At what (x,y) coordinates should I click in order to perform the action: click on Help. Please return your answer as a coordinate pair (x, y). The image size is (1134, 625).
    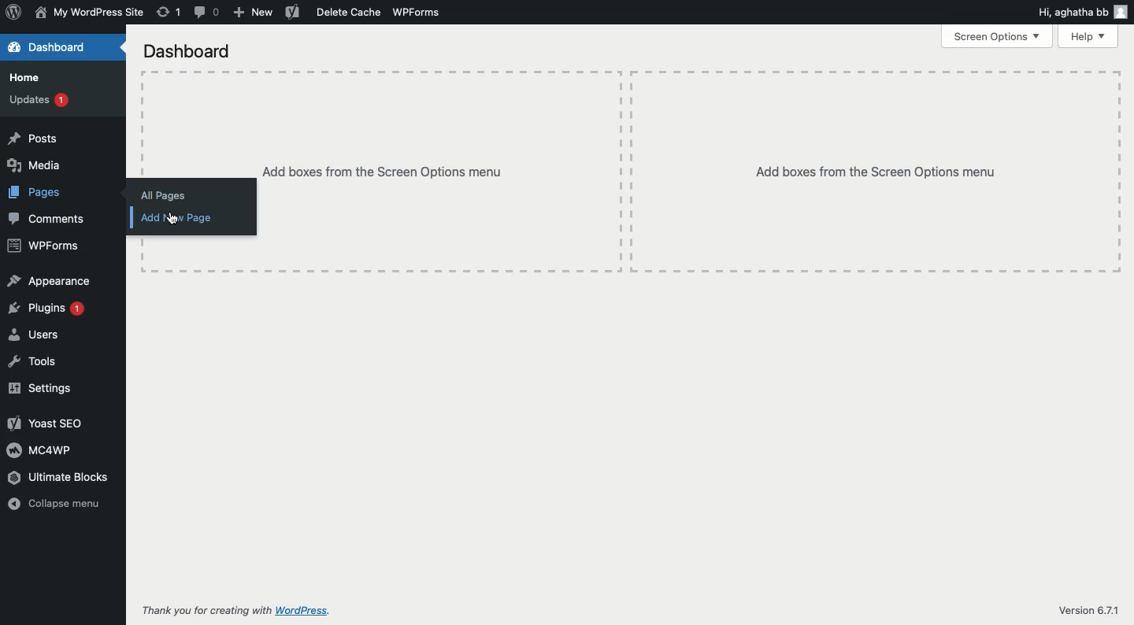
    Looking at the image, I should click on (1091, 36).